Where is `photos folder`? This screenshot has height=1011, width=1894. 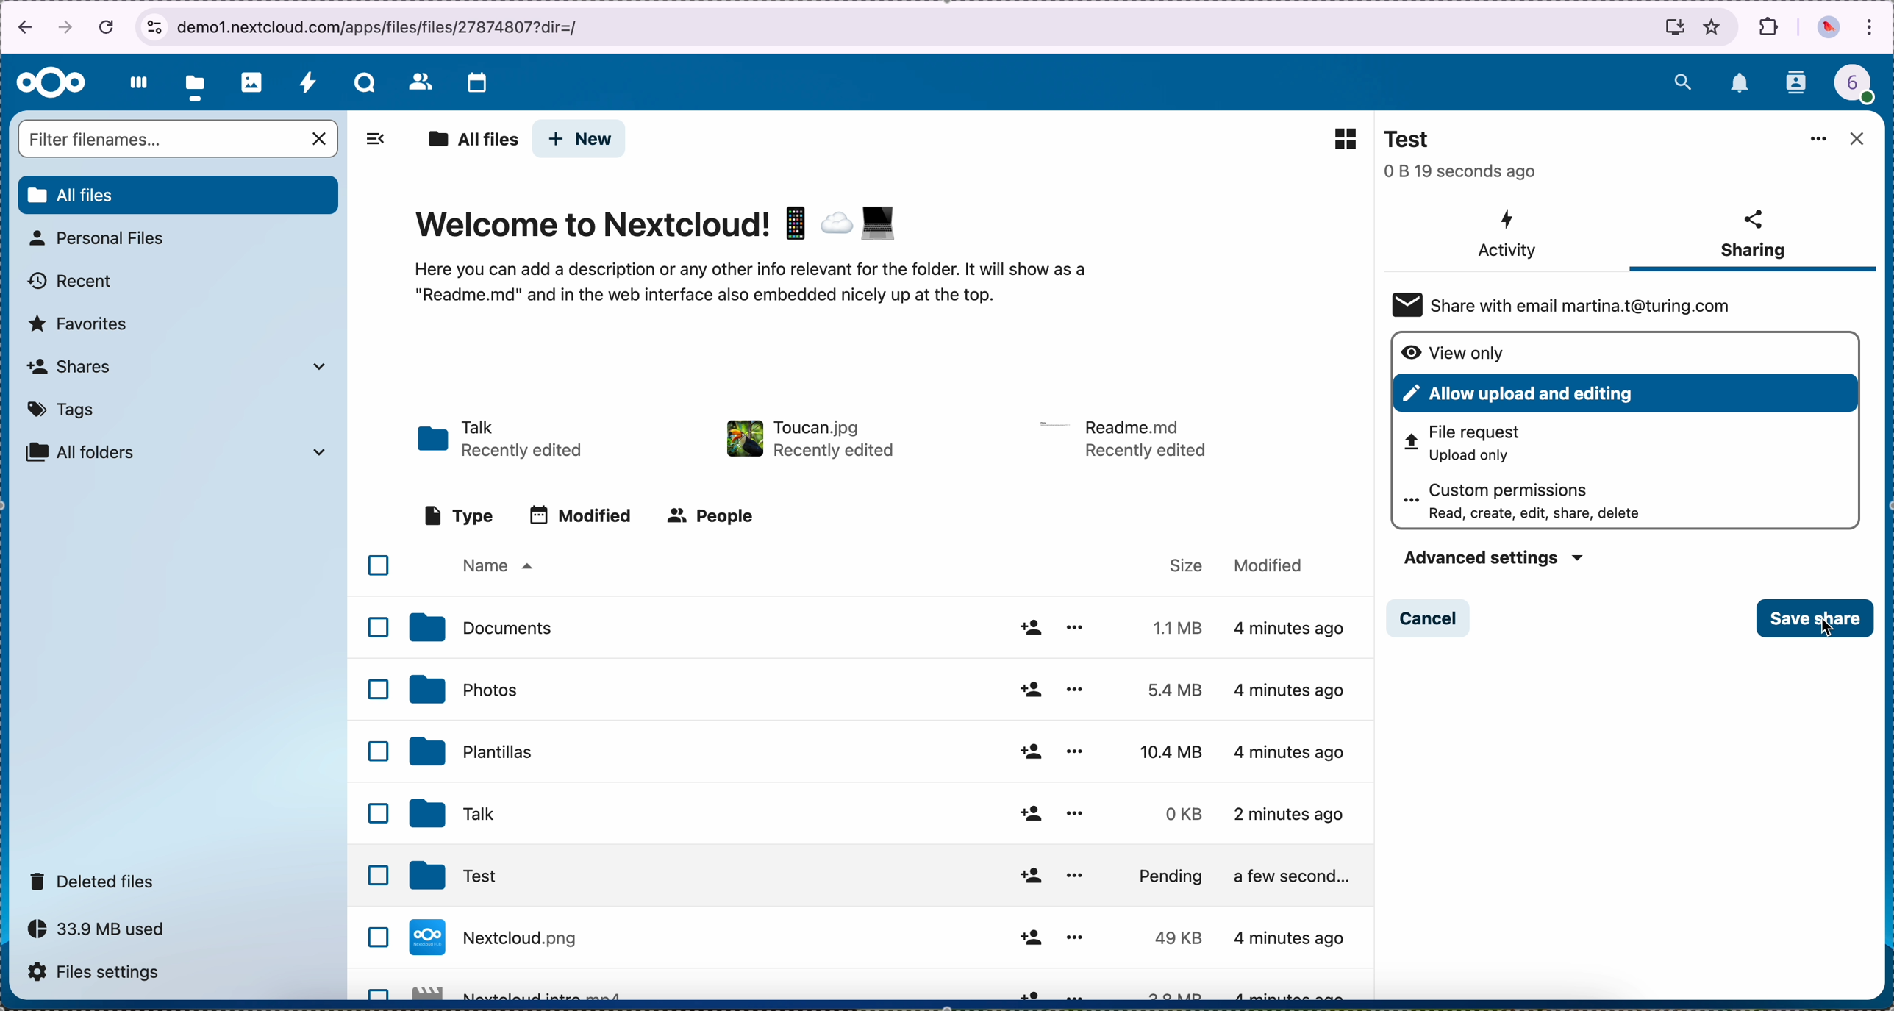
photos folder is located at coordinates (884, 690).